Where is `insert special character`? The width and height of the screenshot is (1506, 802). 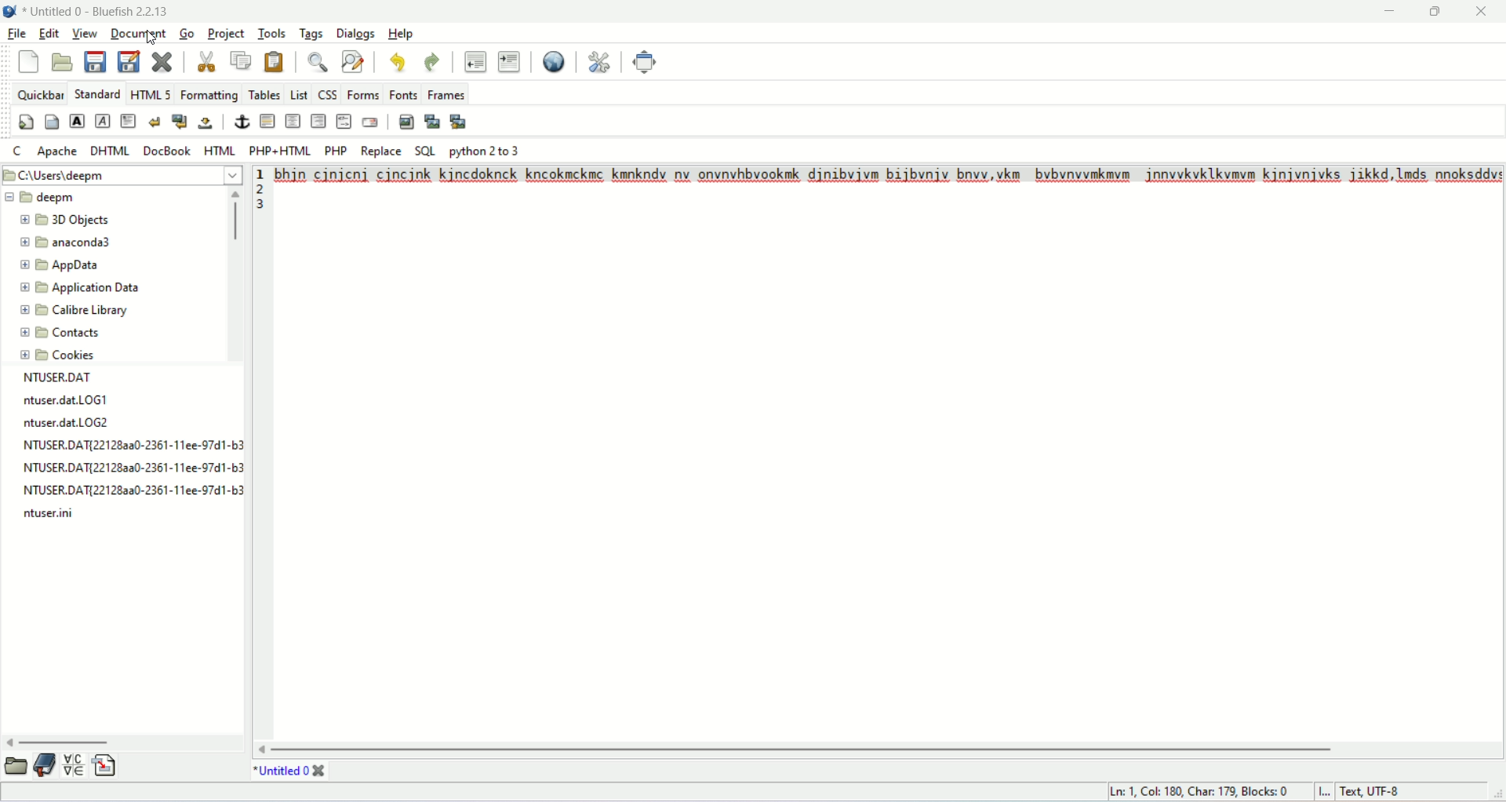
insert special character is located at coordinates (73, 765).